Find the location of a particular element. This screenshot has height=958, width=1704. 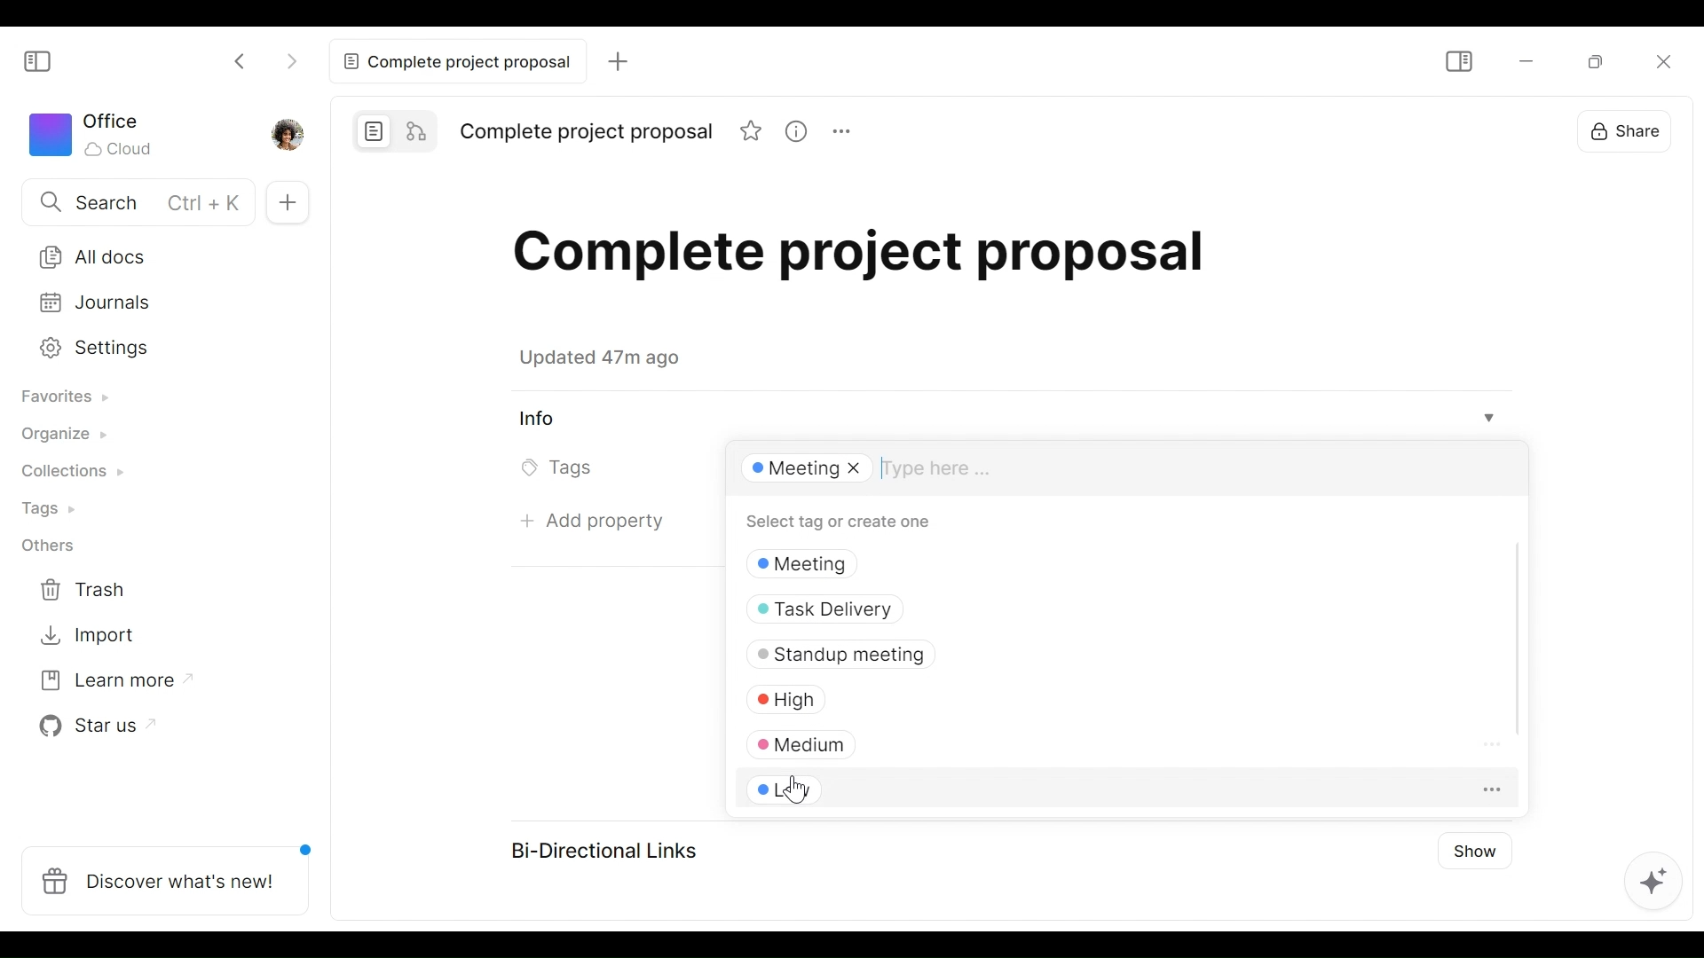

Show is located at coordinates (1473, 856).